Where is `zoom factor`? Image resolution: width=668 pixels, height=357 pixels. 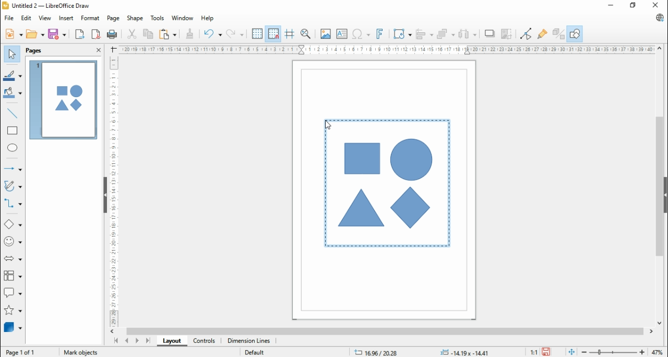 zoom factor is located at coordinates (658, 351).